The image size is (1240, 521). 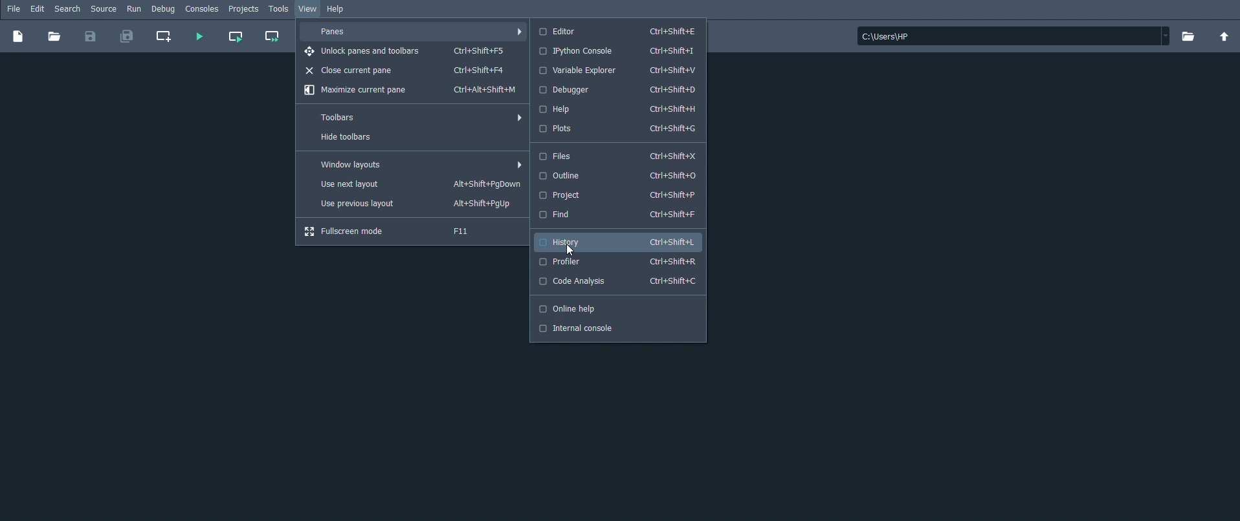 I want to click on Debugger, so click(x=622, y=90).